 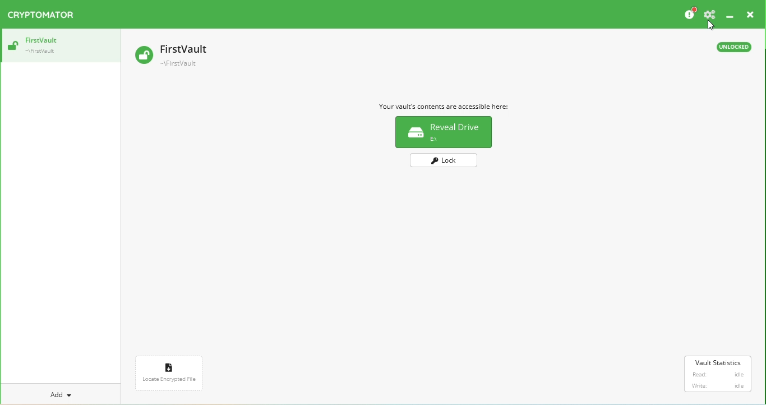 What do you see at coordinates (437, 107) in the screenshot?
I see `Vault information` at bounding box center [437, 107].